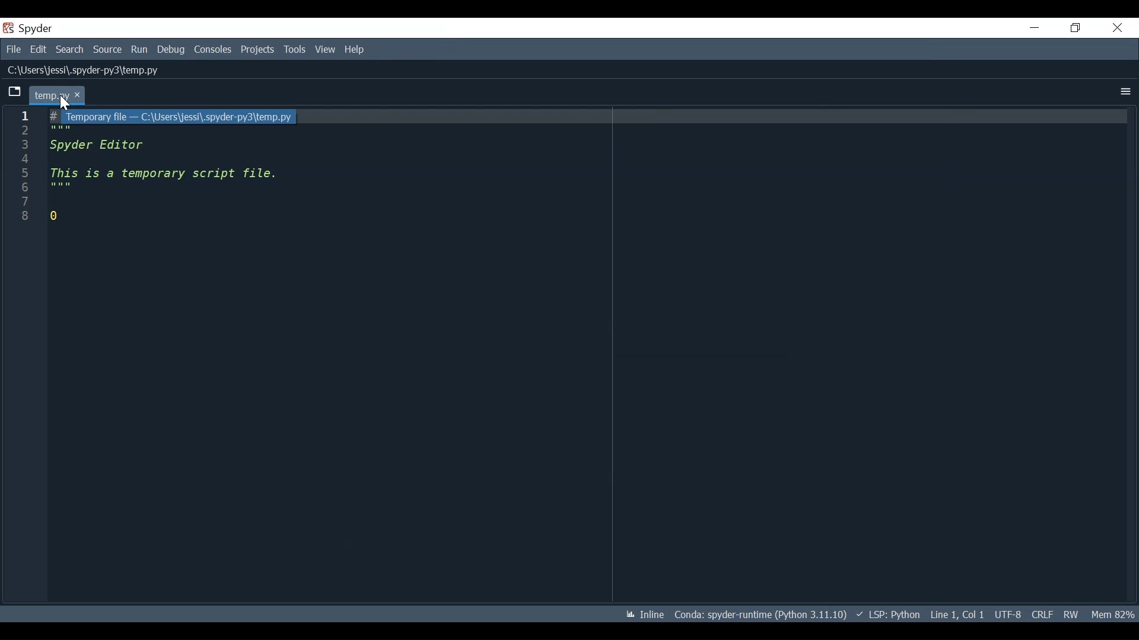  What do you see at coordinates (568, 353) in the screenshot?
I see `1 He SCT IVAN TIDY
5 wan
3 Spyder Editor
4
=) This is a temporary script file.
5 wen
7
8 0` at bounding box center [568, 353].